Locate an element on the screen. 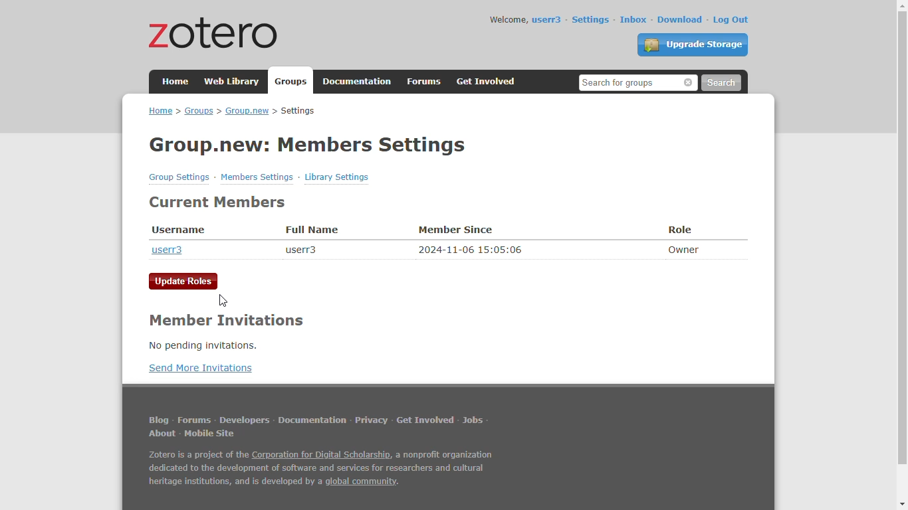  mobile site is located at coordinates (209, 434).